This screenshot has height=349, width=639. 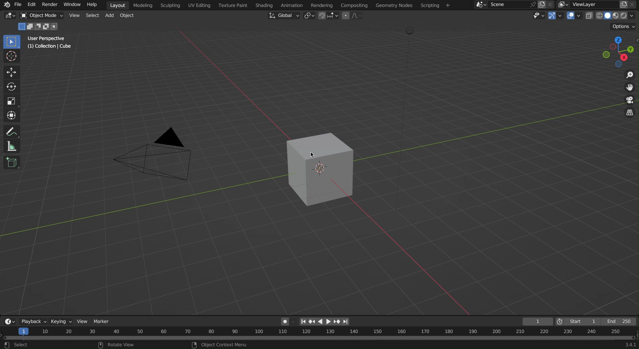 I want to click on Scripting, so click(x=172, y=5).